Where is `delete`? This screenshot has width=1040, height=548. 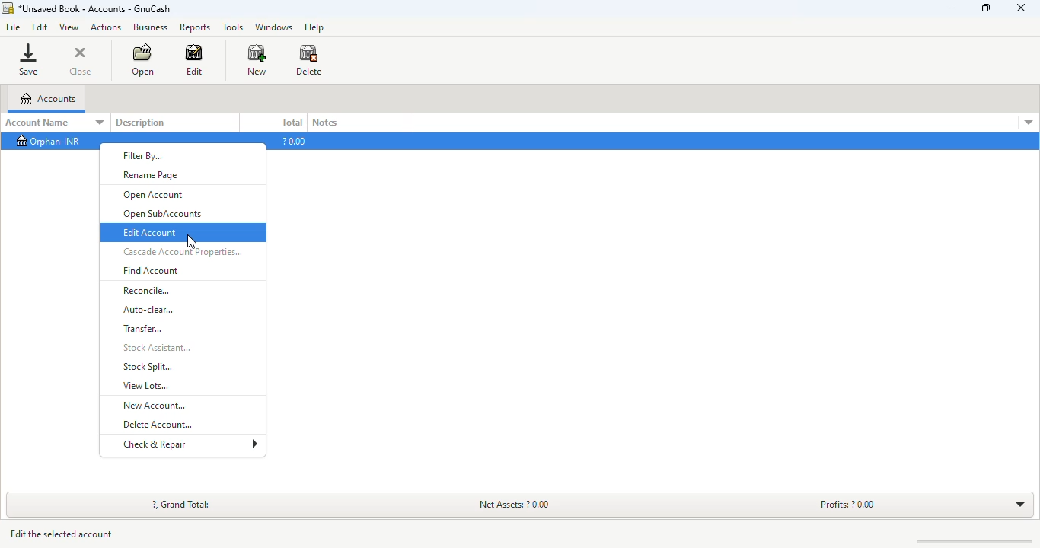 delete is located at coordinates (309, 59).